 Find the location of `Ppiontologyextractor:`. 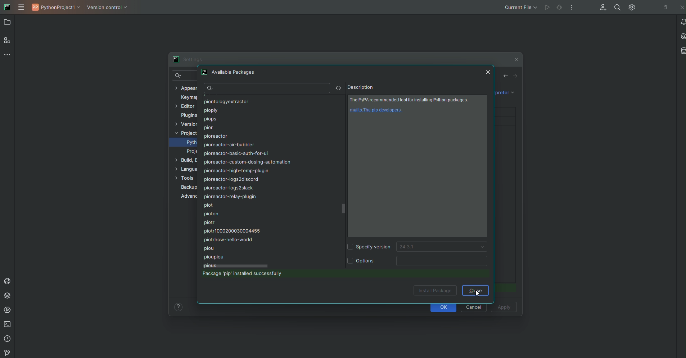

Ppiontologyextractor: is located at coordinates (225, 102).